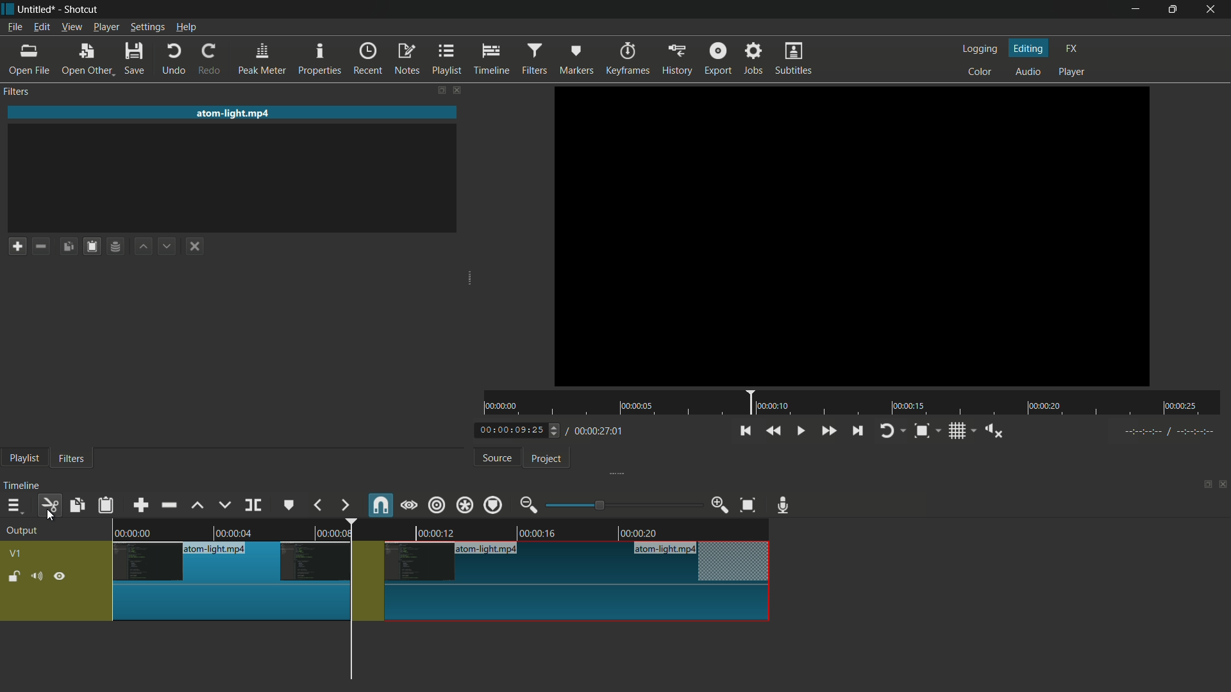 Image resolution: width=1231 pixels, height=692 pixels. Describe the element at coordinates (197, 247) in the screenshot. I see `deselect the filter` at that location.